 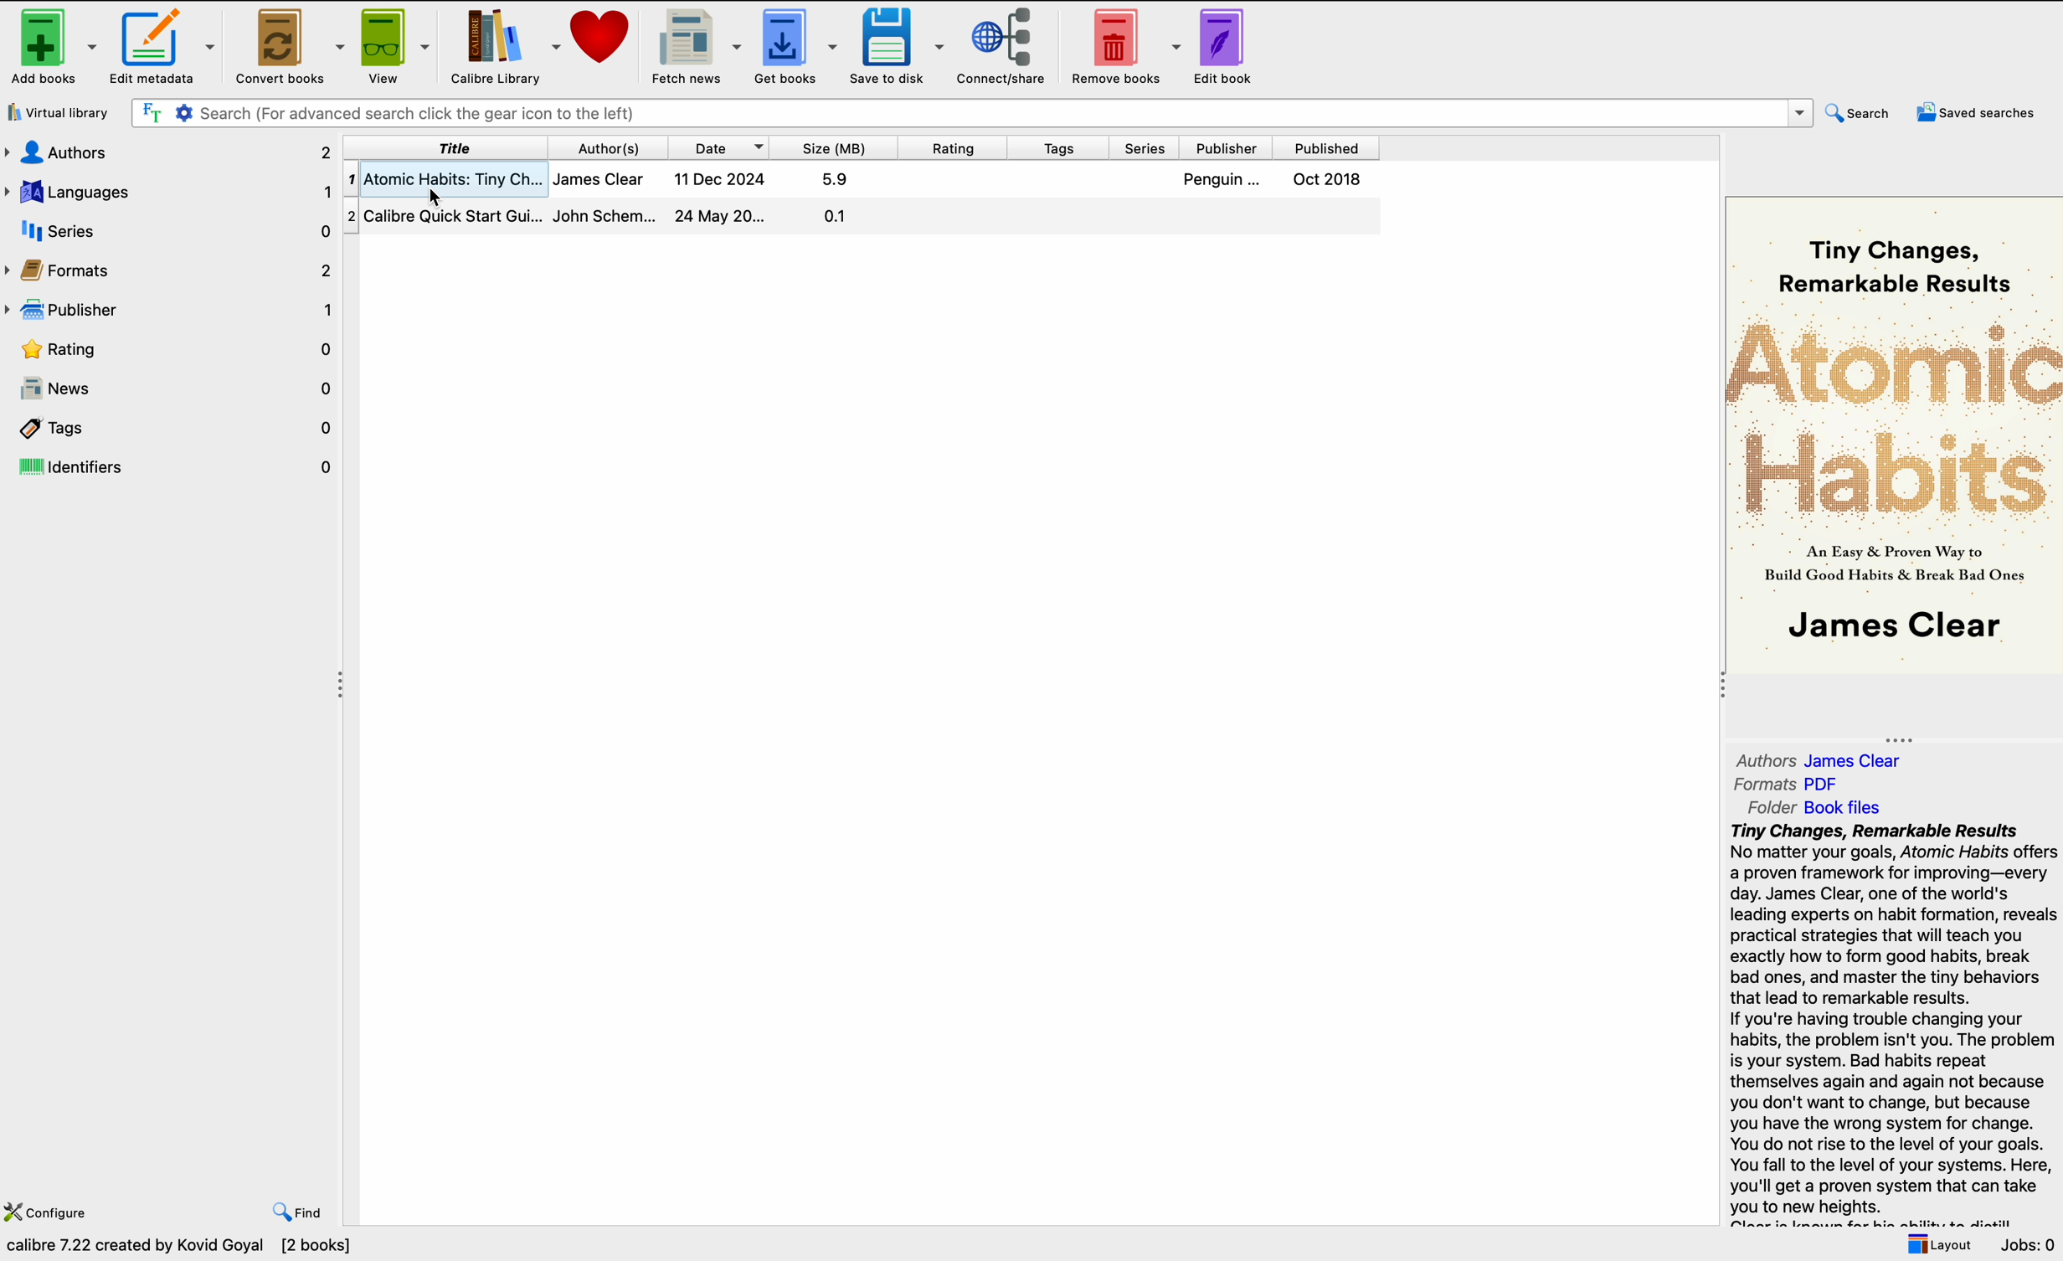 I want to click on view, so click(x=394, y=45).